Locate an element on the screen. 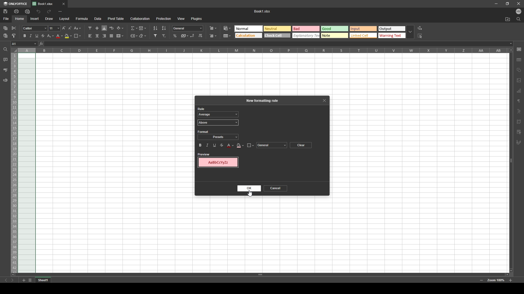  tab is located at coordinates (46, 4).